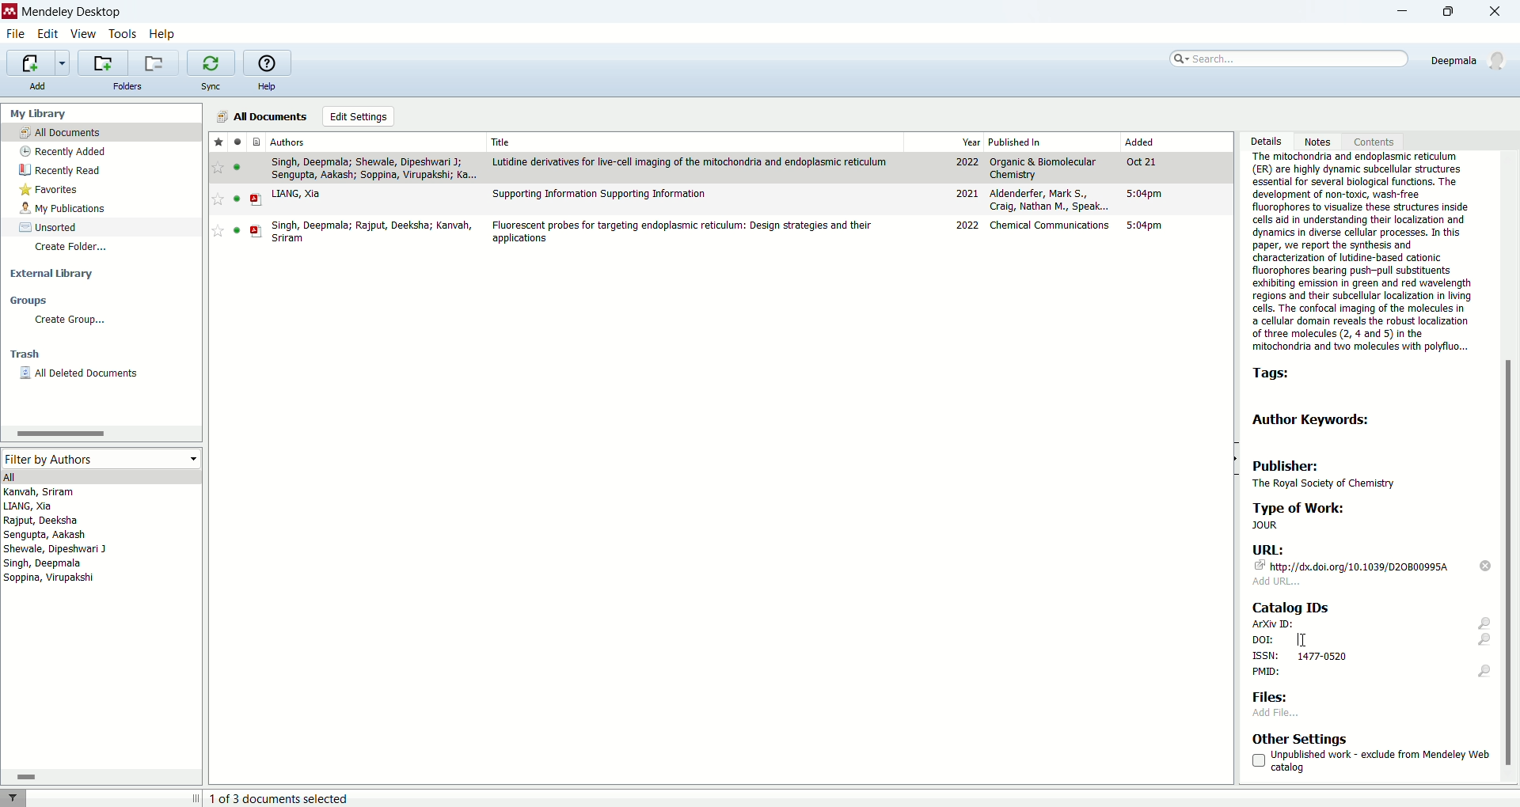 The height and width of the screenshot is (807, 1520). I want to click on PMID: , so click(1371, 673).